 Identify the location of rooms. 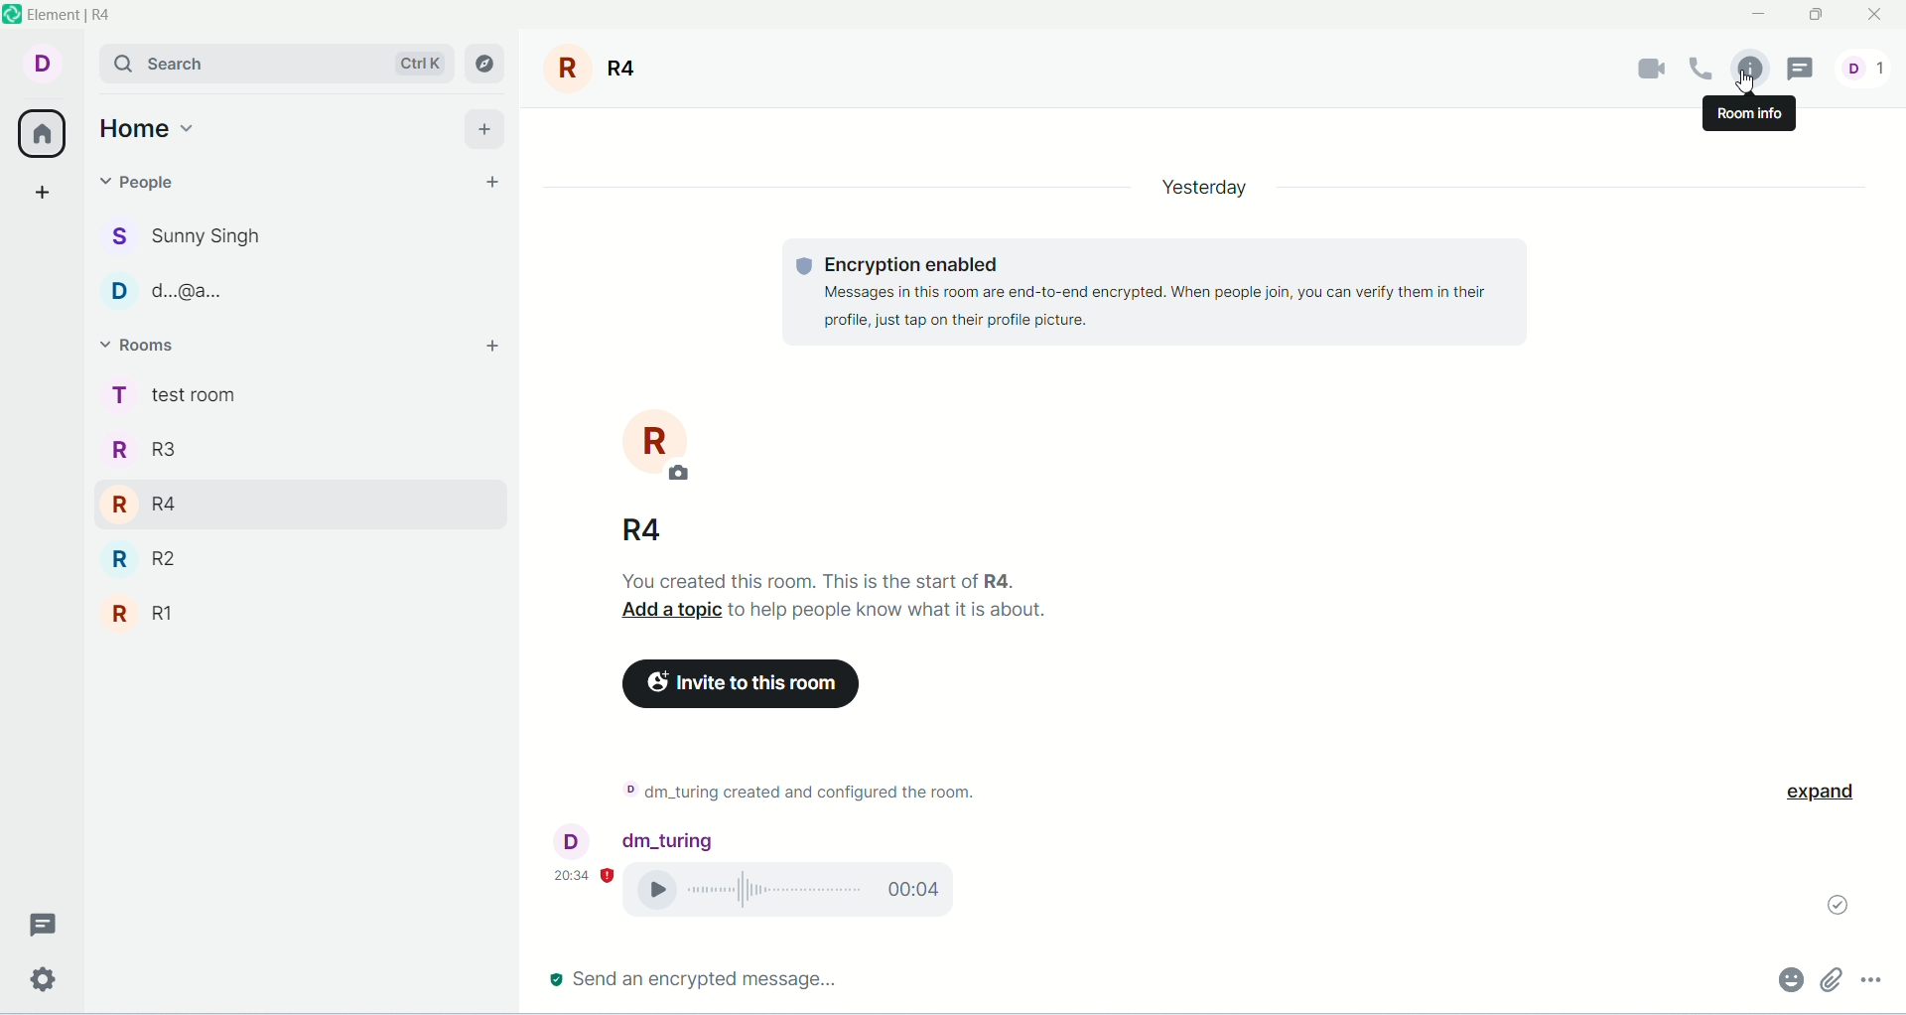
(148, 348).